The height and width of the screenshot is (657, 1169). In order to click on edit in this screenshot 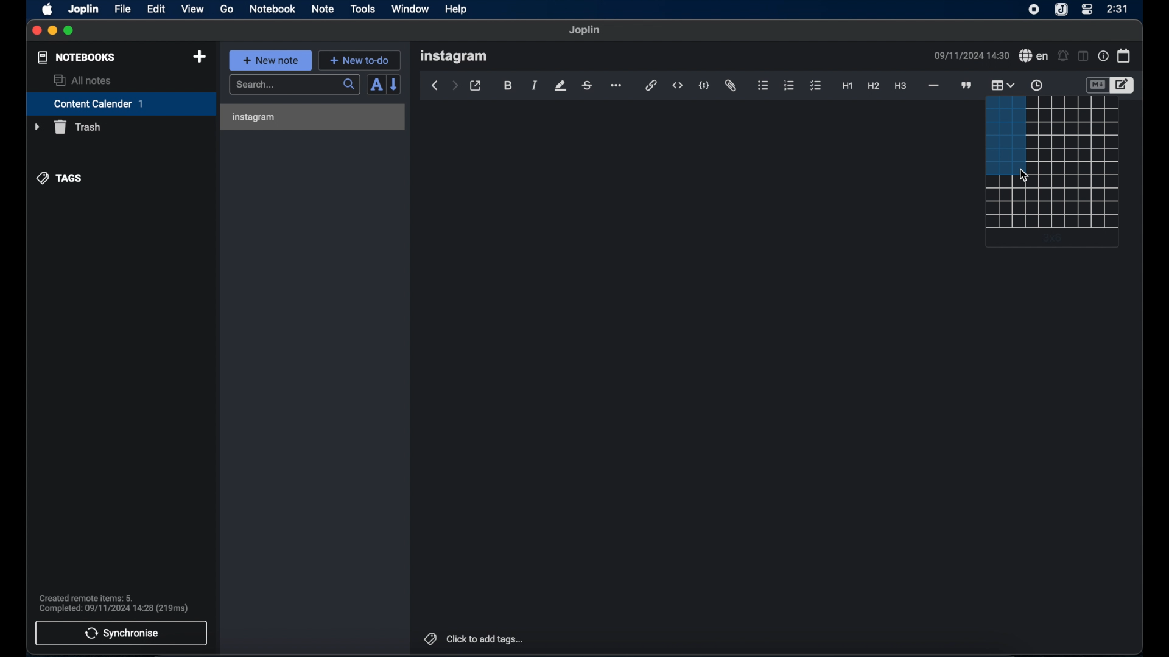, I will do `click(157, 10)`.